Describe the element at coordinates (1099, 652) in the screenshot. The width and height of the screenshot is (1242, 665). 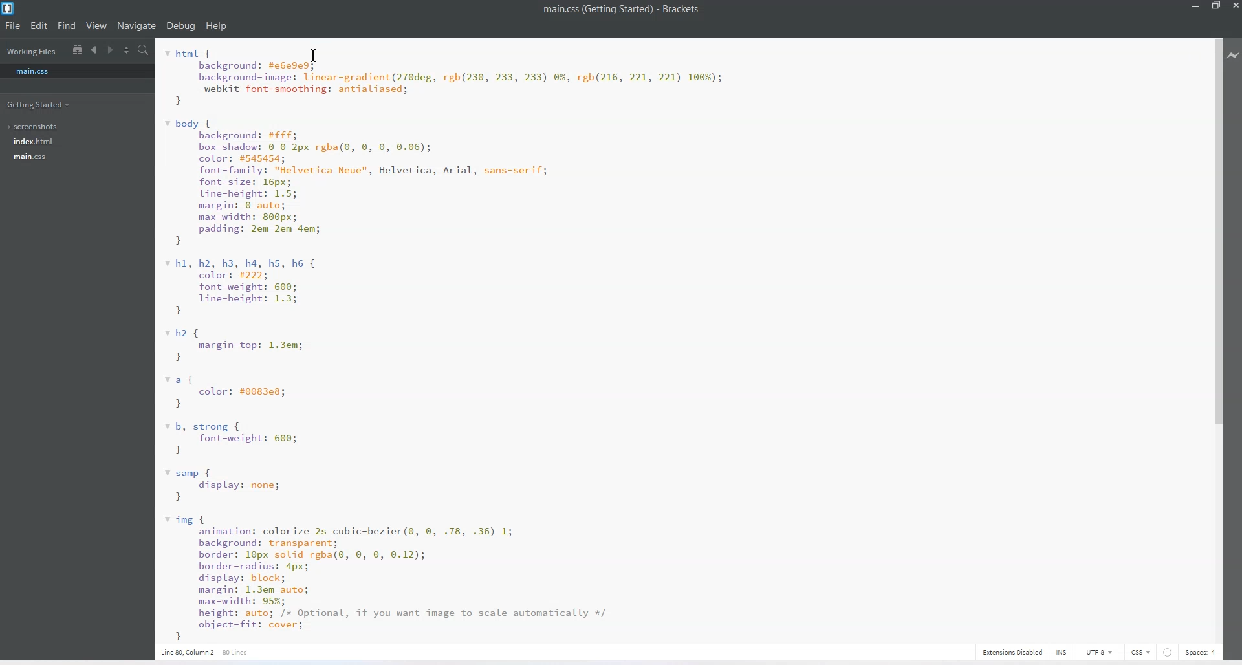
I see `UTF-8` at that location.